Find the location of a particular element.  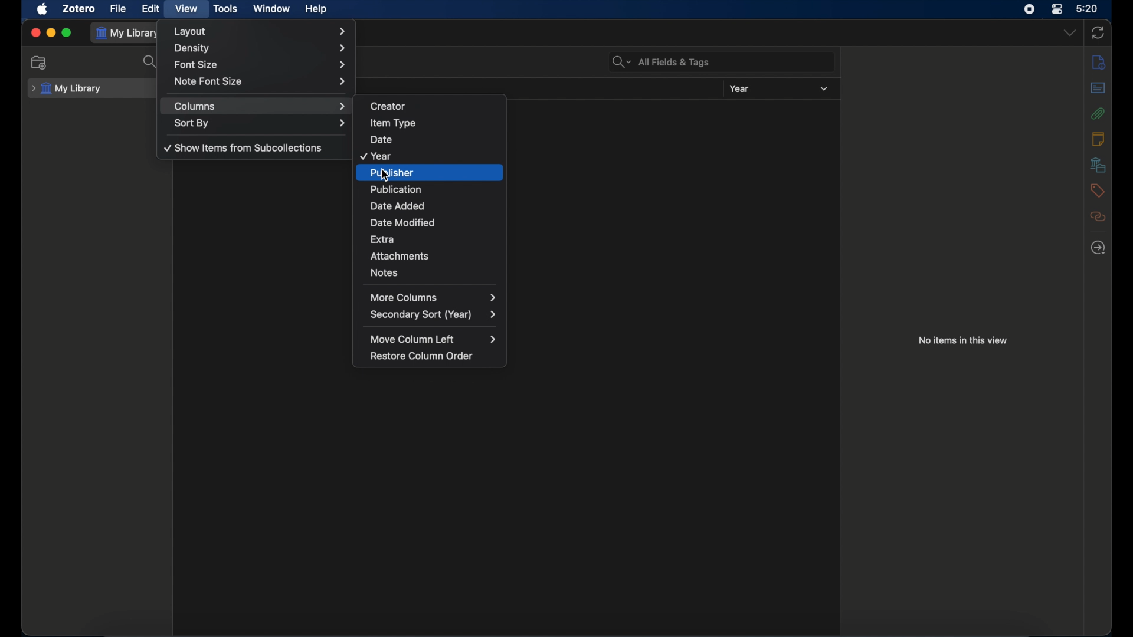

no items in this view is located at coordinates (962, 340).